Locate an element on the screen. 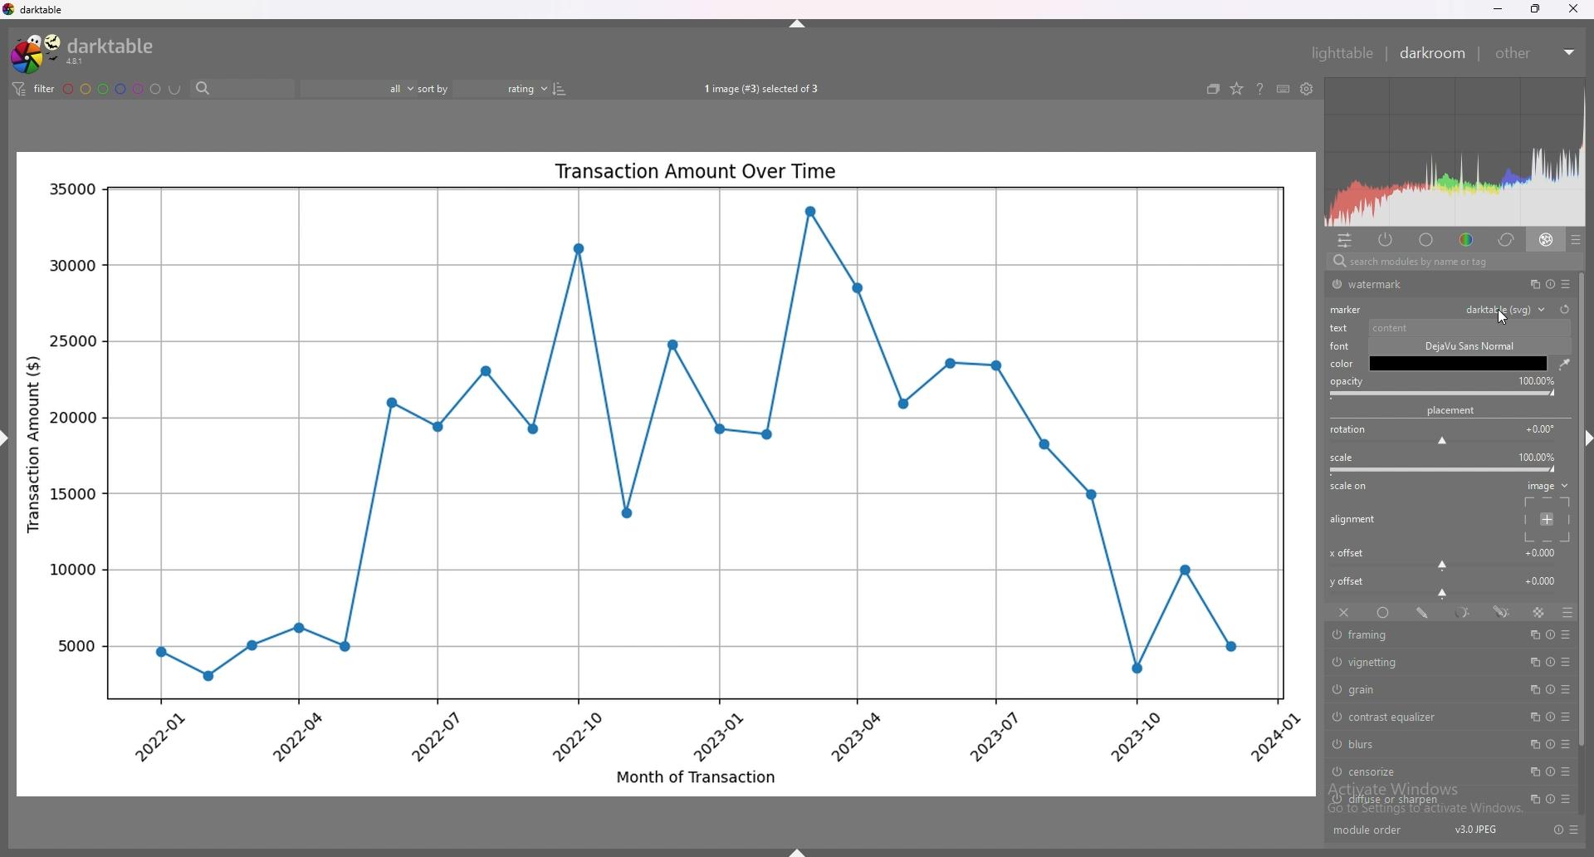  vignetting is located at coordinates (1421, 664).